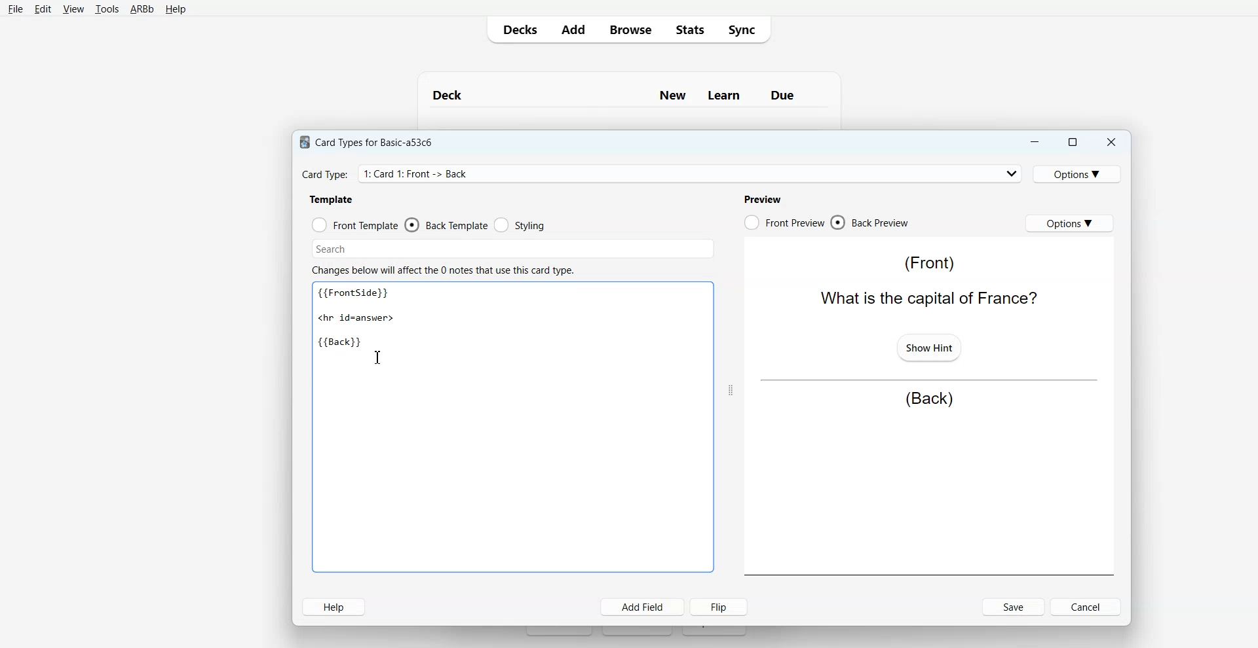 The height and width of the screenshot is (648, 1258). Describe the element at coordinates (1033, 142) in the screenshot. I see `Minimize` at that location.